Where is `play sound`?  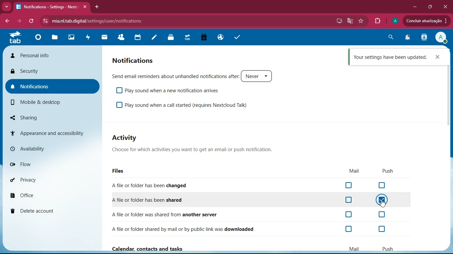
play sound is located at coordinates (169, 91).